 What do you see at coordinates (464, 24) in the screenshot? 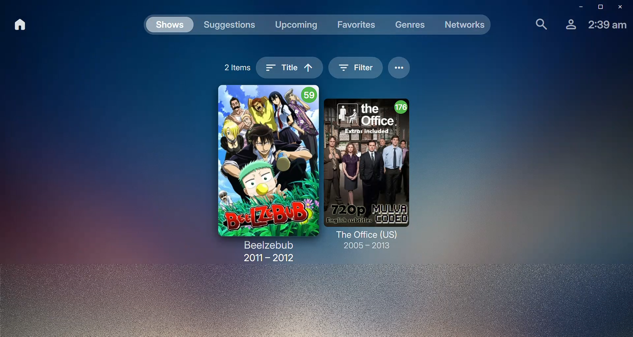
I see `Networks` at bounding box center [464, 24].